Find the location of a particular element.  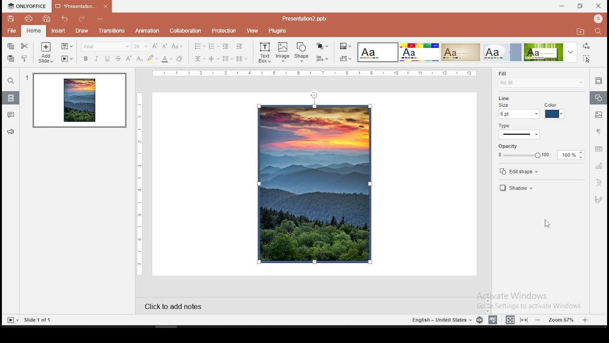

icon is located at coordinates (26, 6).